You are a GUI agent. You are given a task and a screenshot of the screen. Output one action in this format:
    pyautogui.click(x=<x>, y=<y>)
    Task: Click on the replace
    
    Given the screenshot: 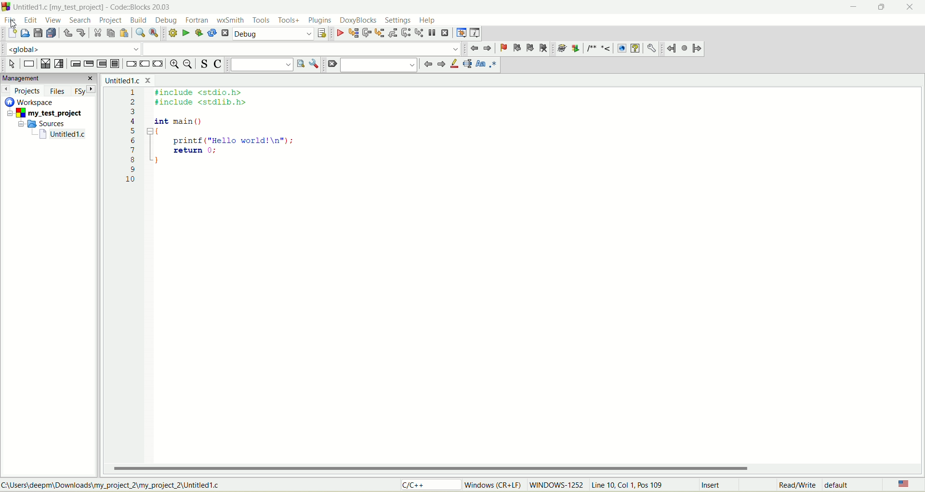 What is the action you would take?
    pyautogui.click(x=153, y=32)
    